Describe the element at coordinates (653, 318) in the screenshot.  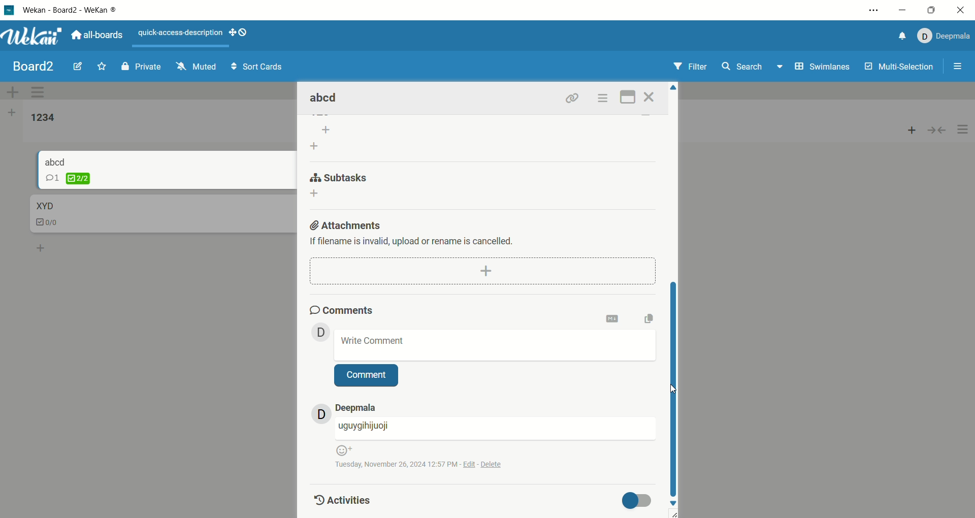
I see `copy` at that location.